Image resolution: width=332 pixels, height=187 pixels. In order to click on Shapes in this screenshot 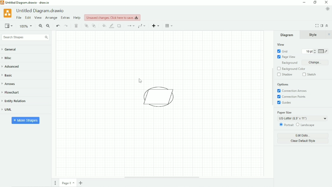, I will do `click(160, 97)`.